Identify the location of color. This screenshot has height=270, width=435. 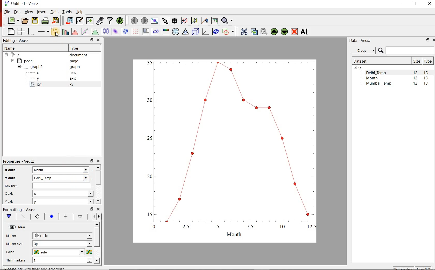
(15, 252).